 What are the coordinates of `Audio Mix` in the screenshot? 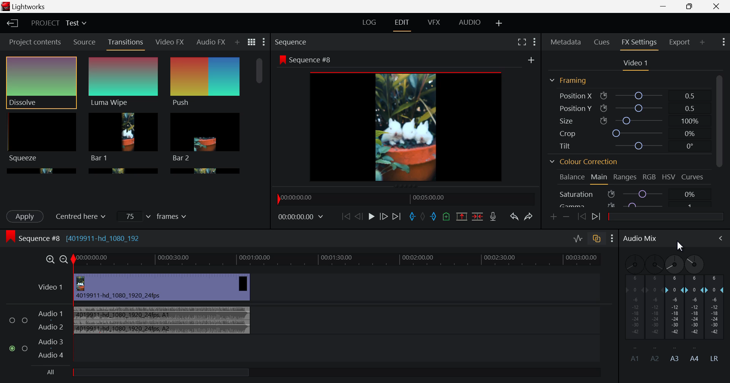 It's located at (639, 240).